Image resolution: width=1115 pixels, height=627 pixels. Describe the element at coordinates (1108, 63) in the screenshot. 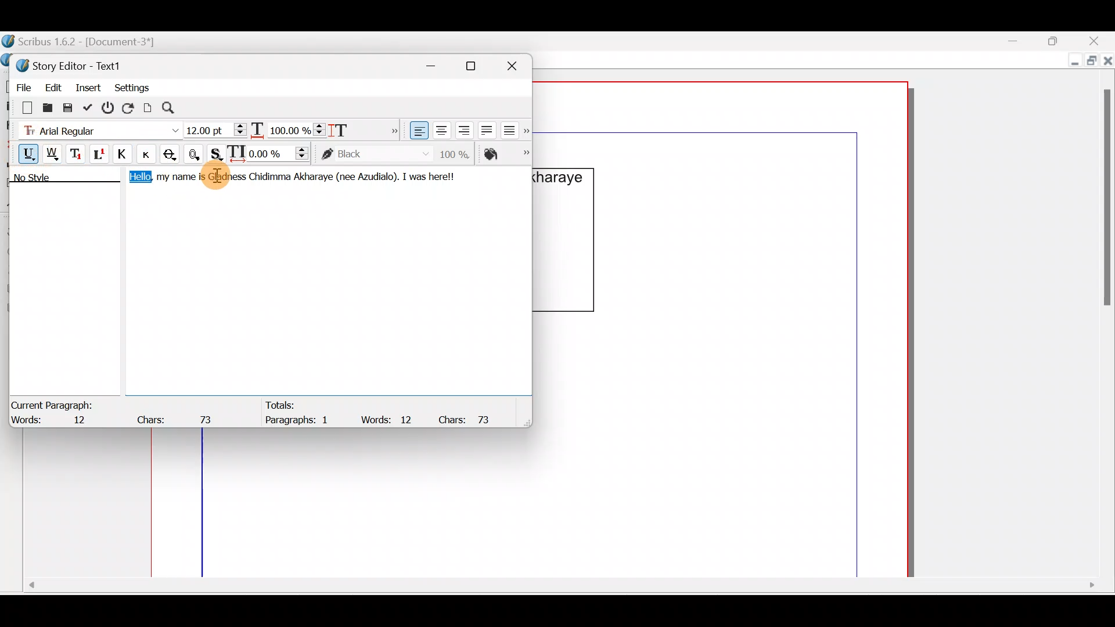

I see `Close` at that location.